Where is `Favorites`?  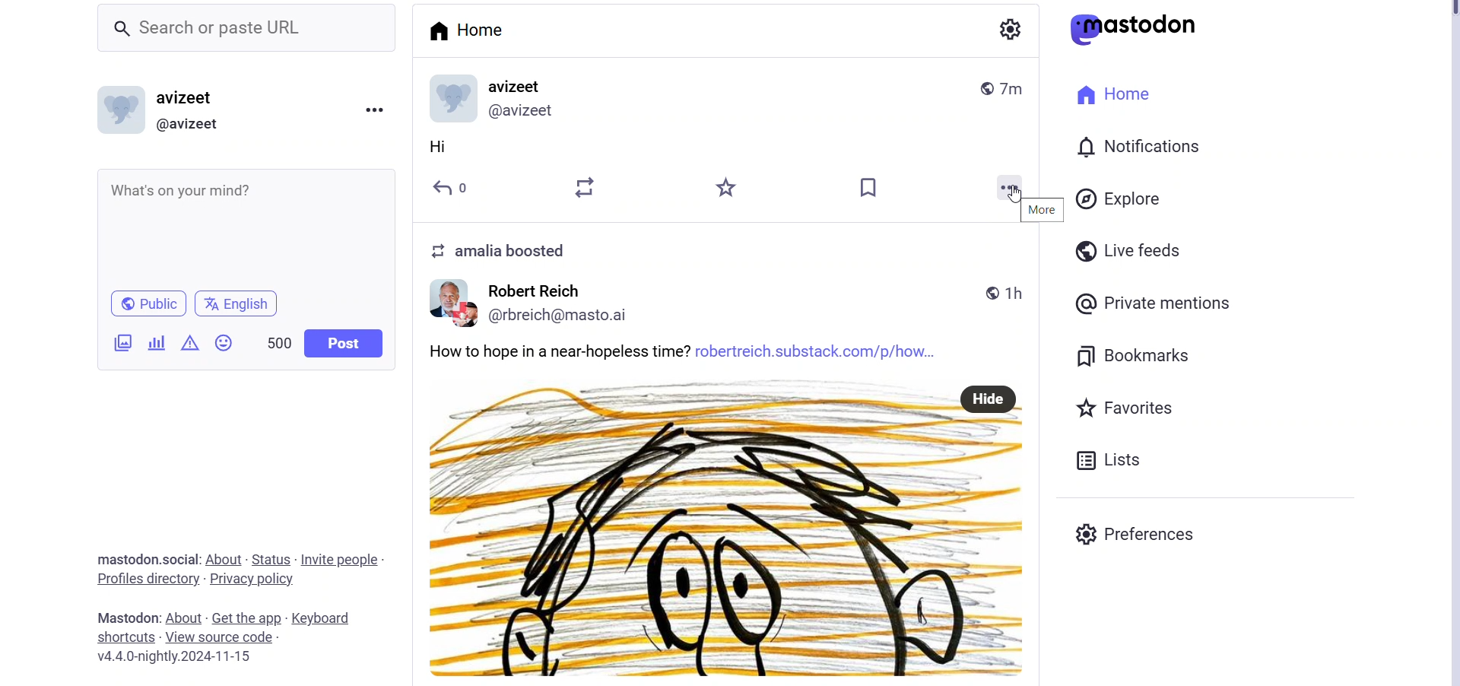
Favorites is located at coordinates (1136, 407).